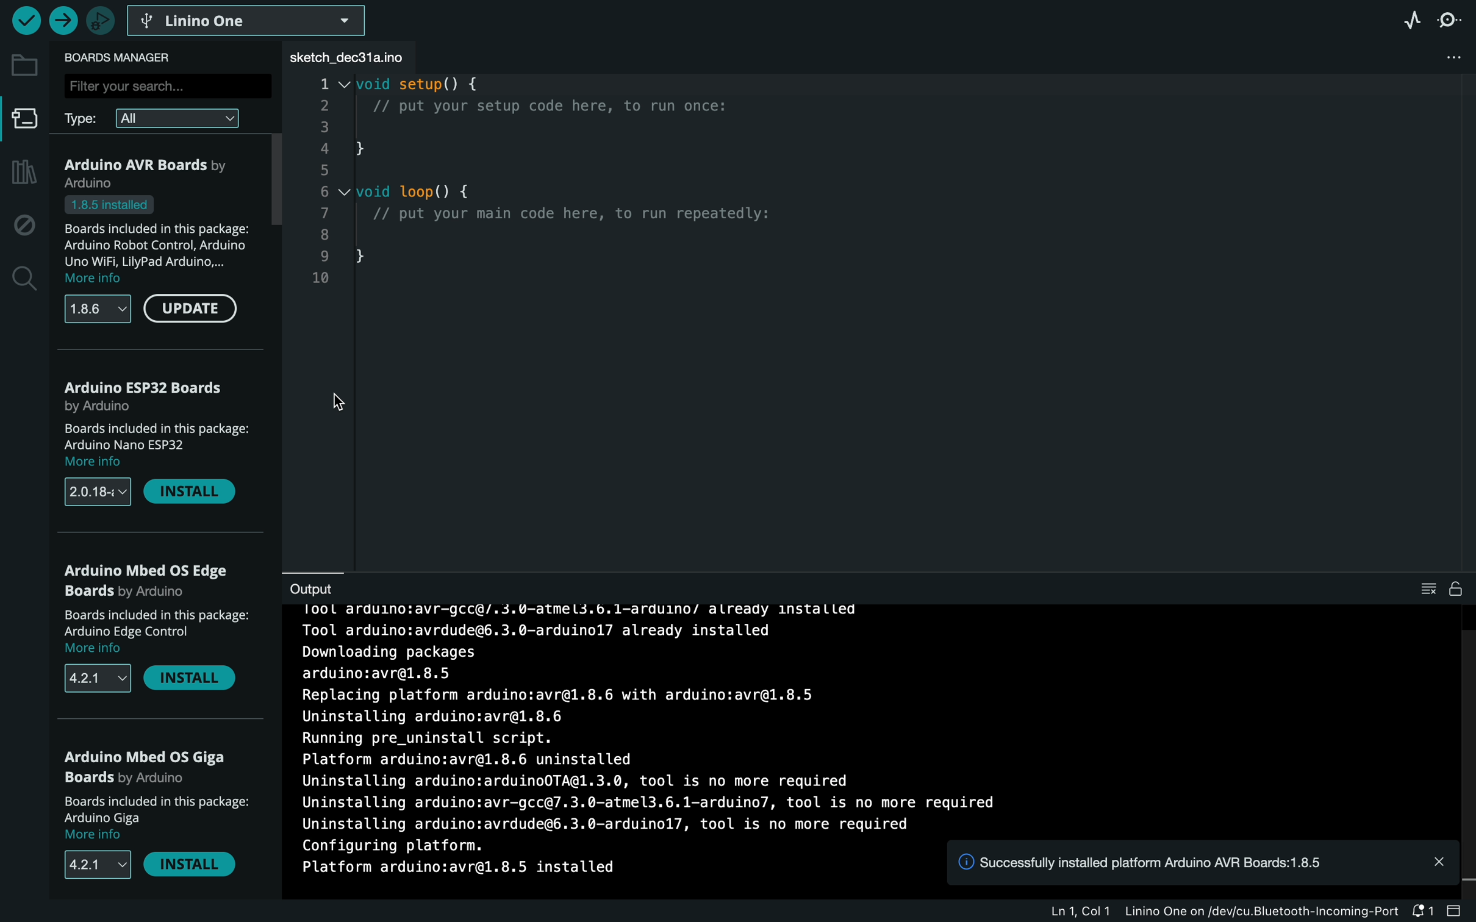 This screenshot has height=922, width=1476. I want to click on debugger, so click(100, 20).